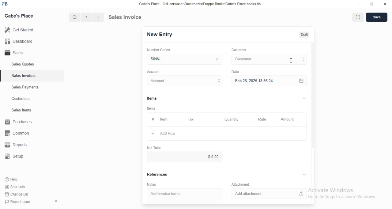 This screenshot has height=209, width=392. What do you see at coordinates (24, 87) in the screenshot?
I see `Sales Payments` at bounding box center [24, 87].